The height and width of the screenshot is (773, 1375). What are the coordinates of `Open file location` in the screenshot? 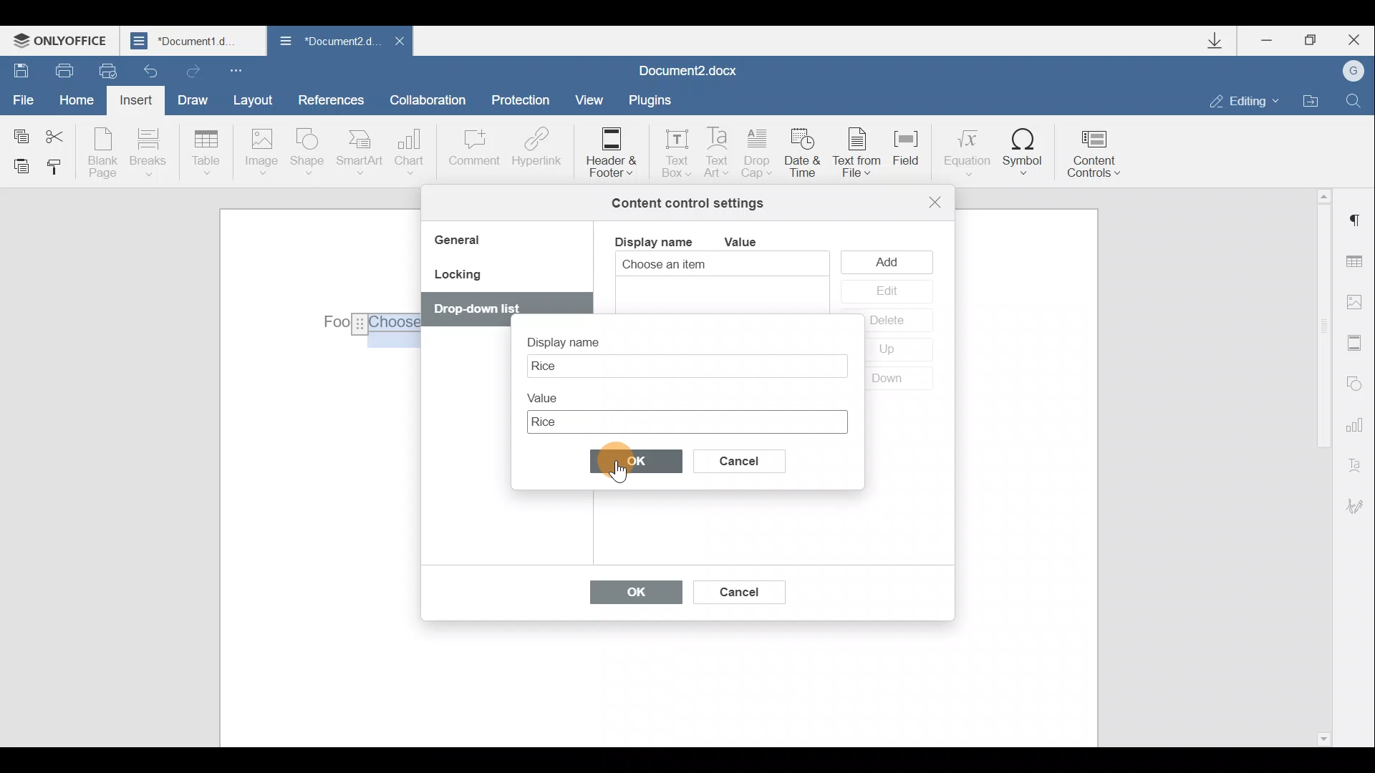 It's located at (1311, 99).